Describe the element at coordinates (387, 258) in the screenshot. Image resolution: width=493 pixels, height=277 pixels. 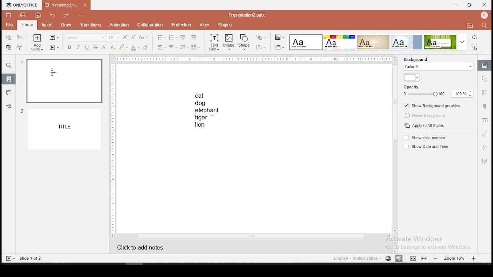
I see `language` at that location.